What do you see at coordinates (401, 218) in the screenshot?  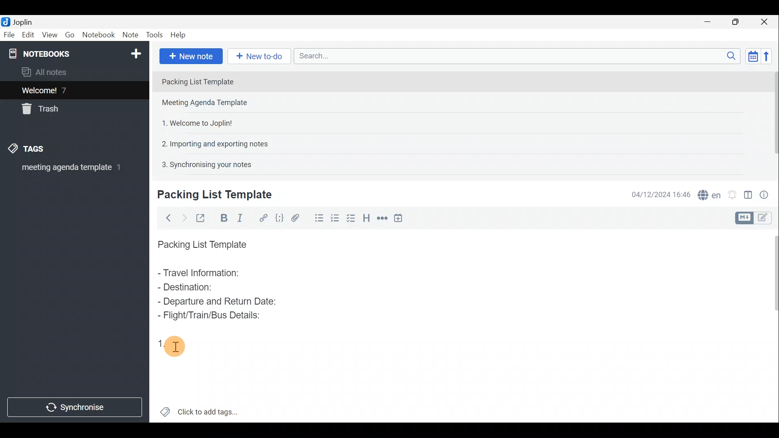 I see `Insert time` at bounding box center [401, 218].